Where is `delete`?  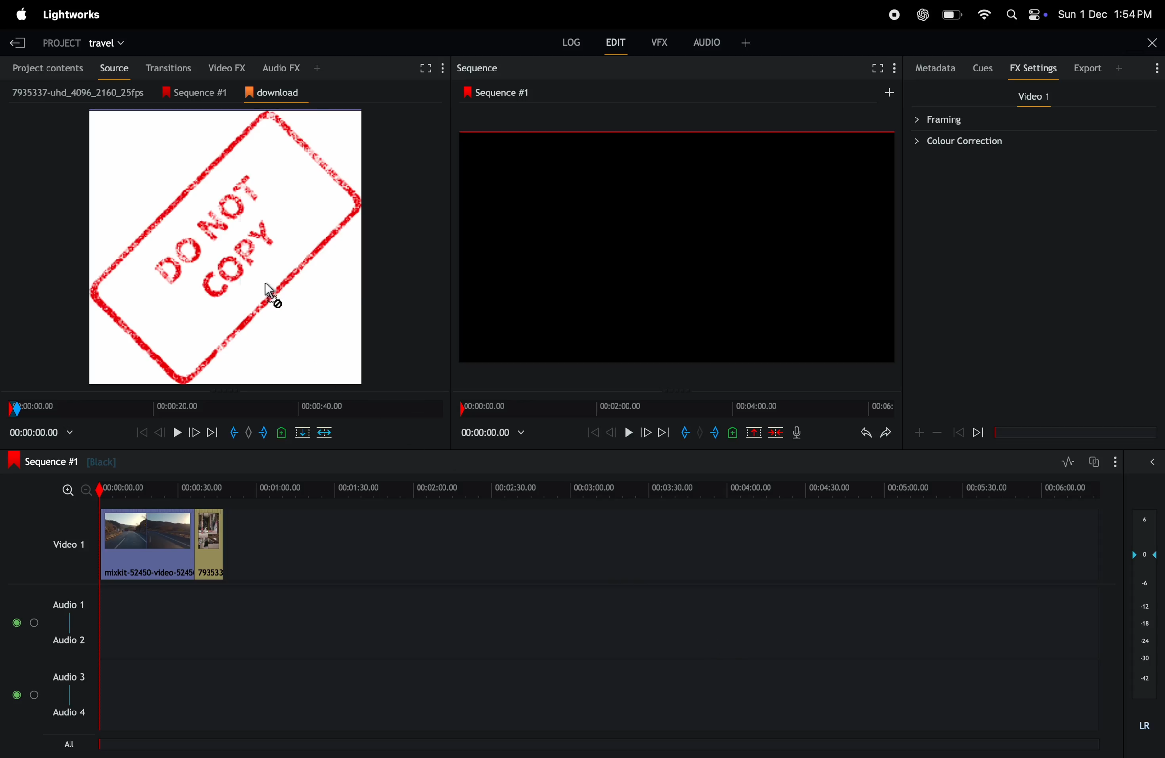
delete is located at coordinates (324, 432).